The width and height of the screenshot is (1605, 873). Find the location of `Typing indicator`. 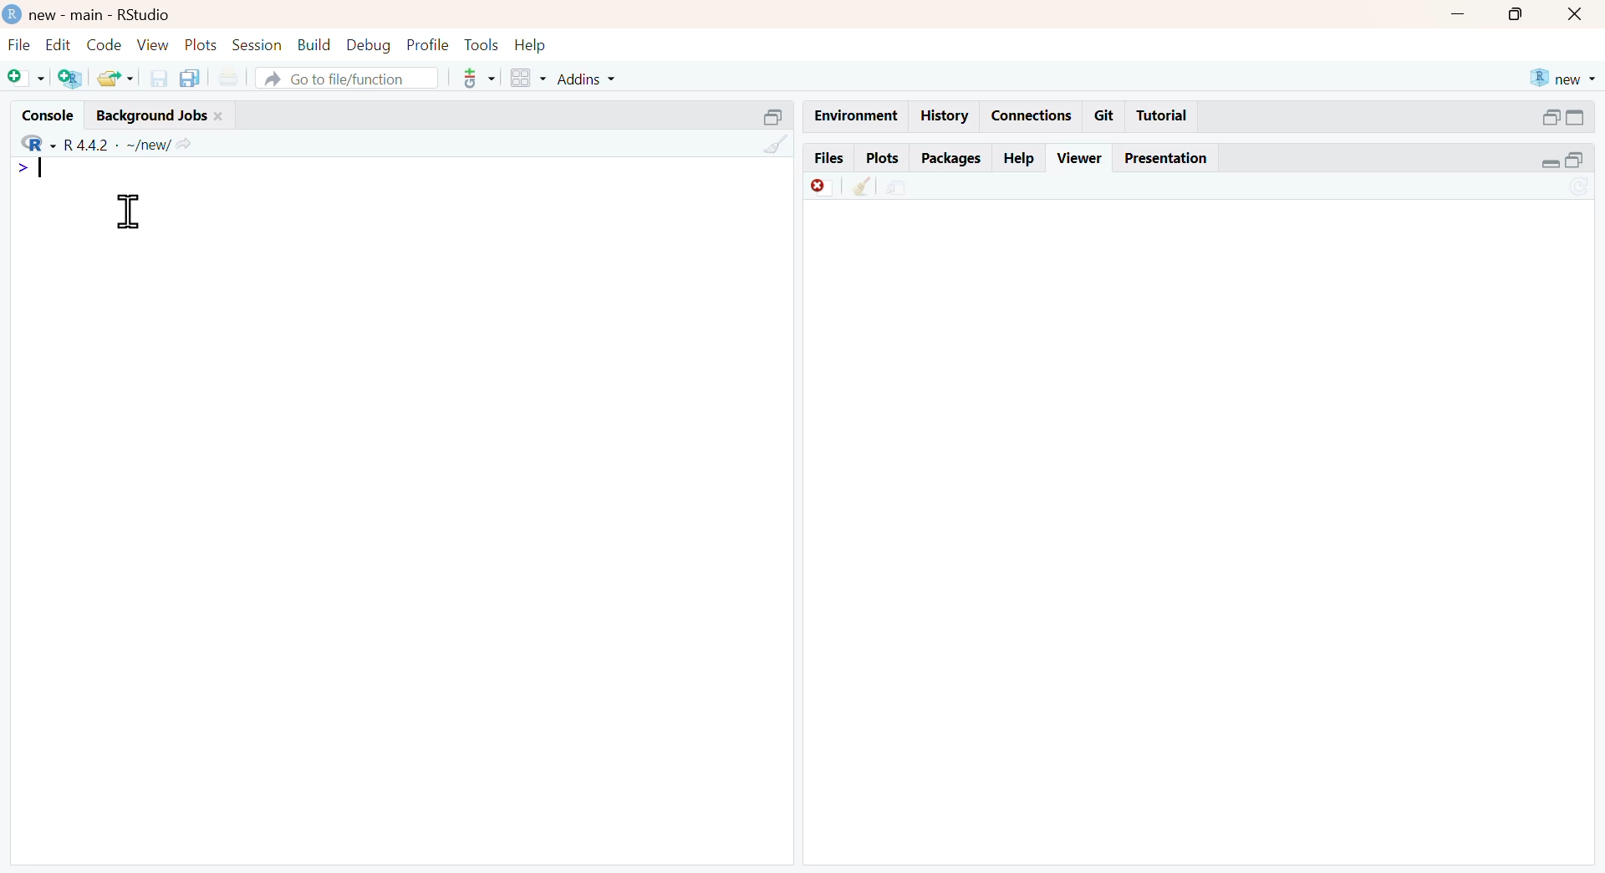

Typing indicator is located at coordinates (40, 168).